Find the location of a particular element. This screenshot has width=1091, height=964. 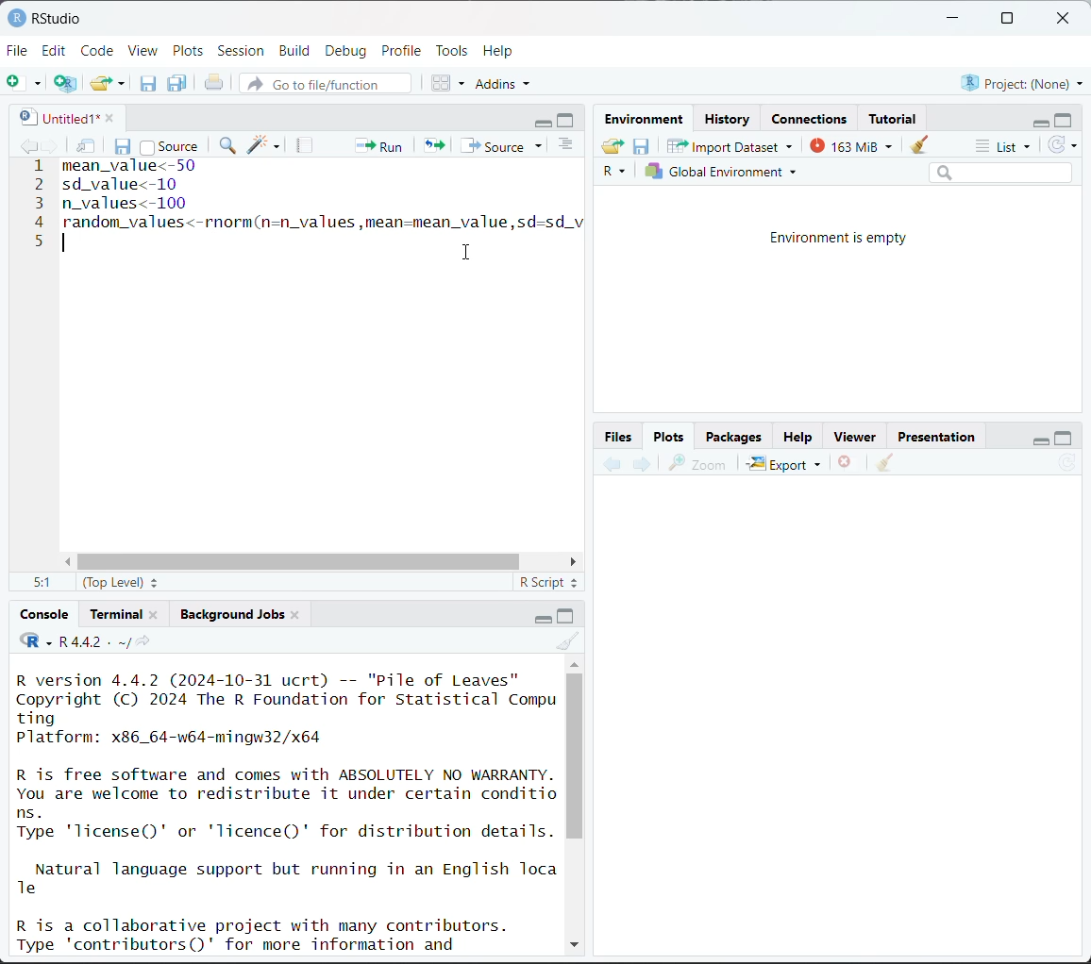

cursor is located at coordinates (468, 250).